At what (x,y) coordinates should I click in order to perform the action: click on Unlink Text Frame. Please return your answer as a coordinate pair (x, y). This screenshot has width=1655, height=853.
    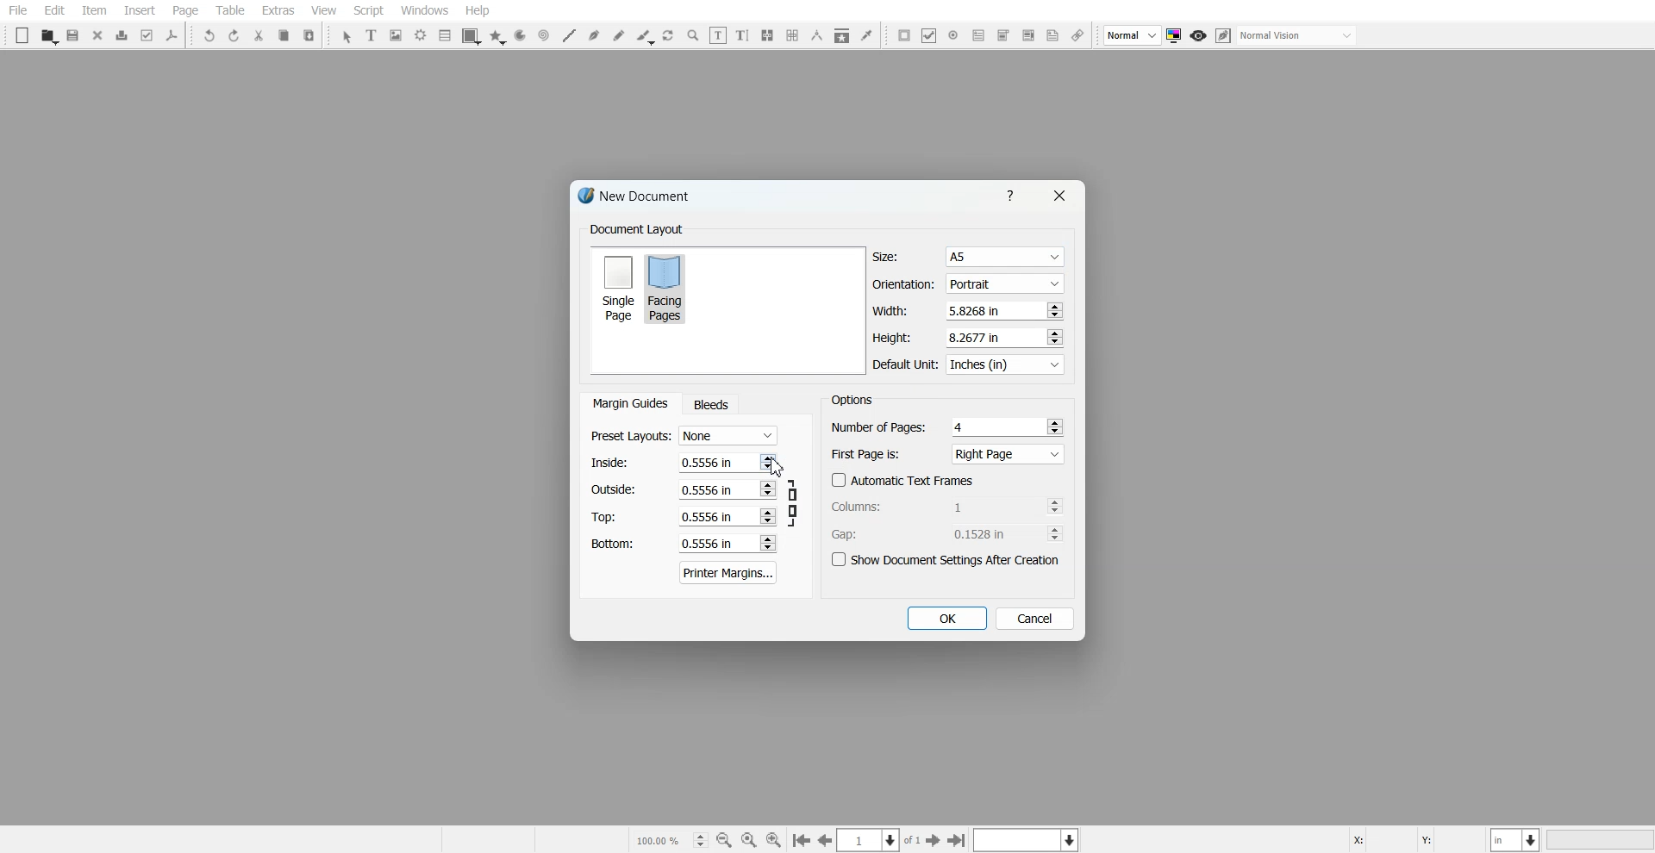
    Looking at the image, I should click on (793, 35).